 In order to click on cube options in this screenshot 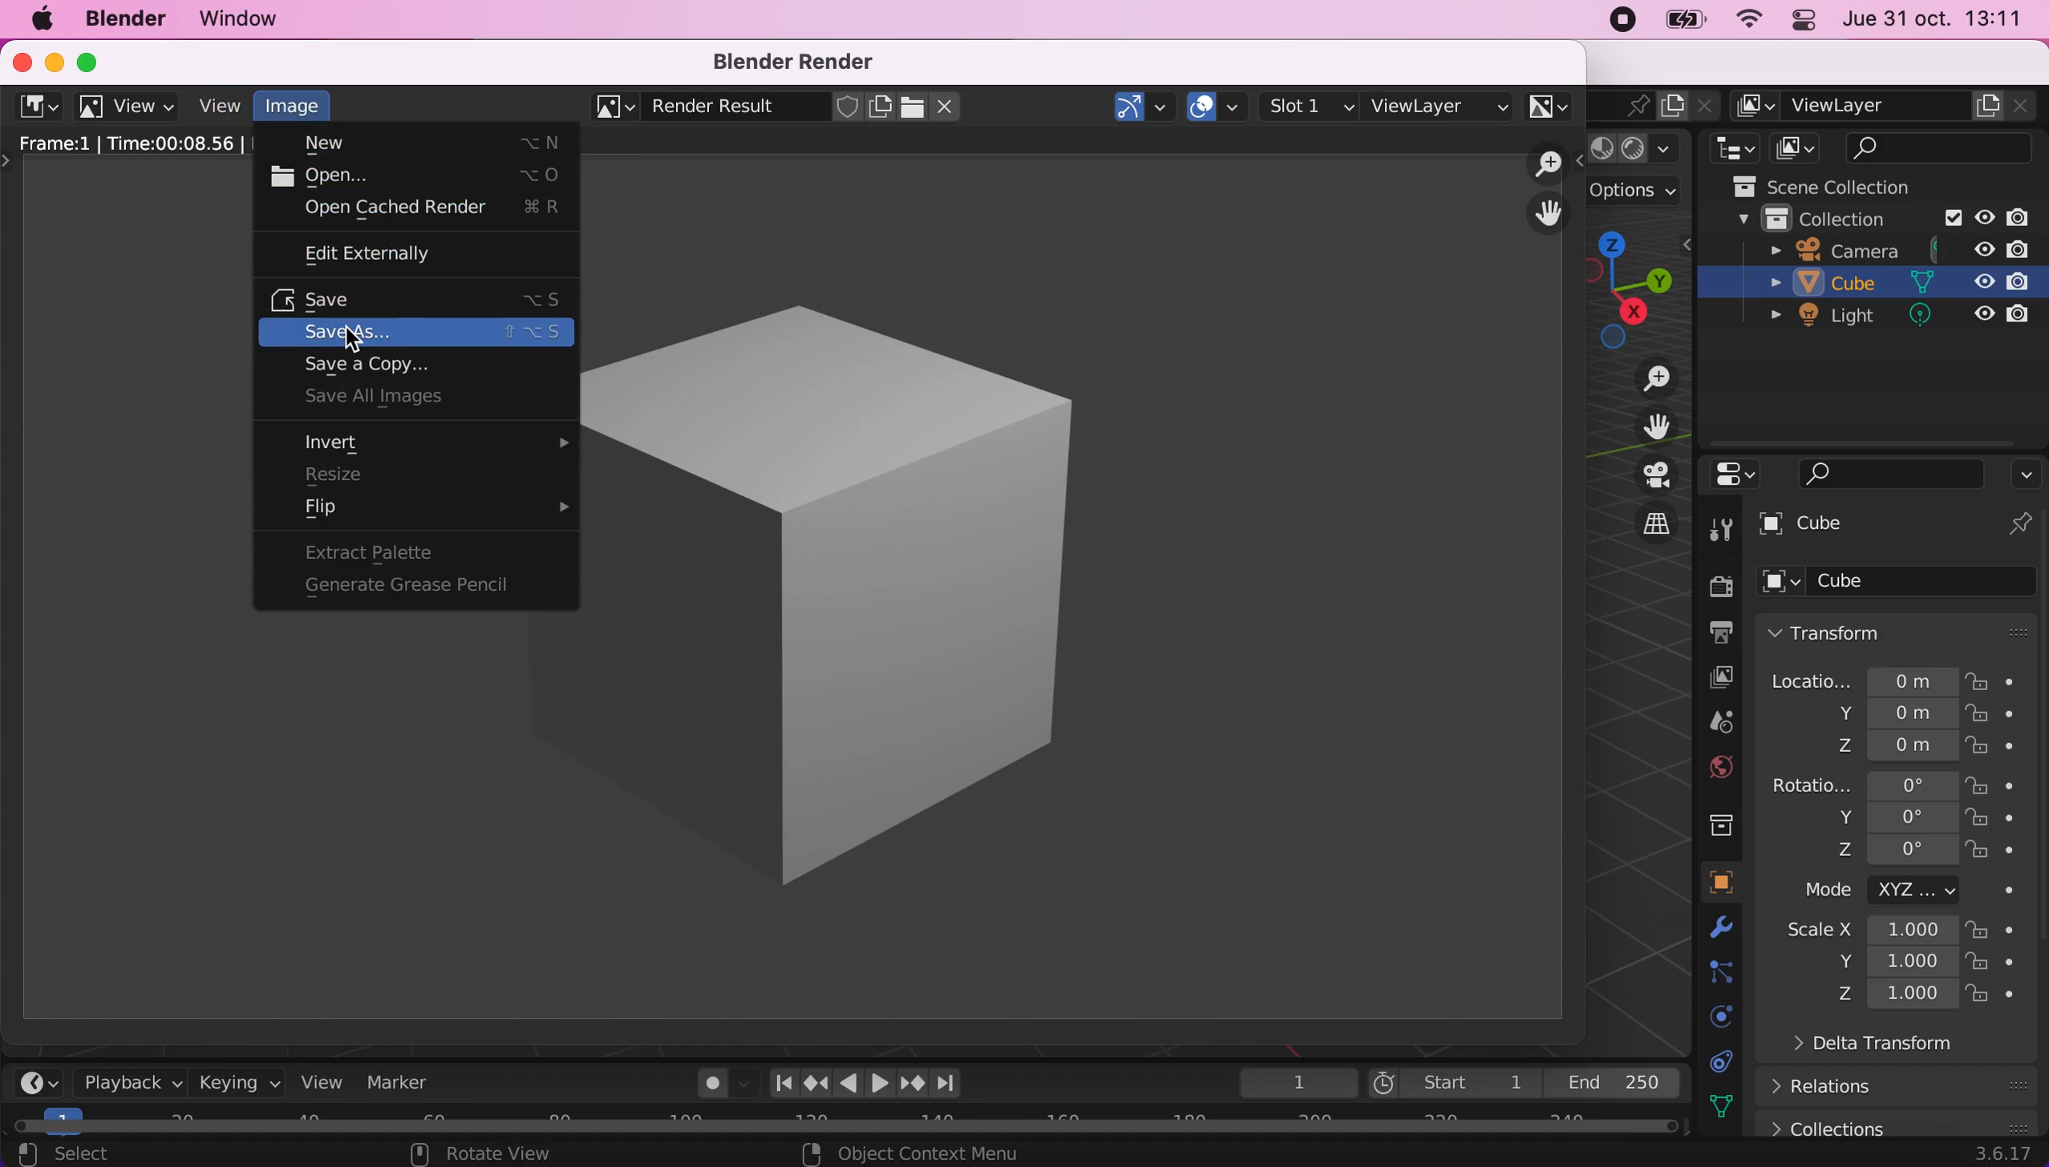, I will do `click(1905, 582)`.